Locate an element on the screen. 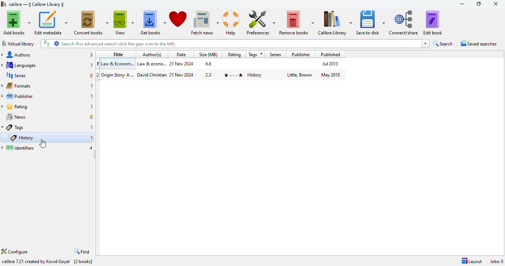 The height and width of the screenshot is (266, 505). Rating is located at coordinates (234, 54).